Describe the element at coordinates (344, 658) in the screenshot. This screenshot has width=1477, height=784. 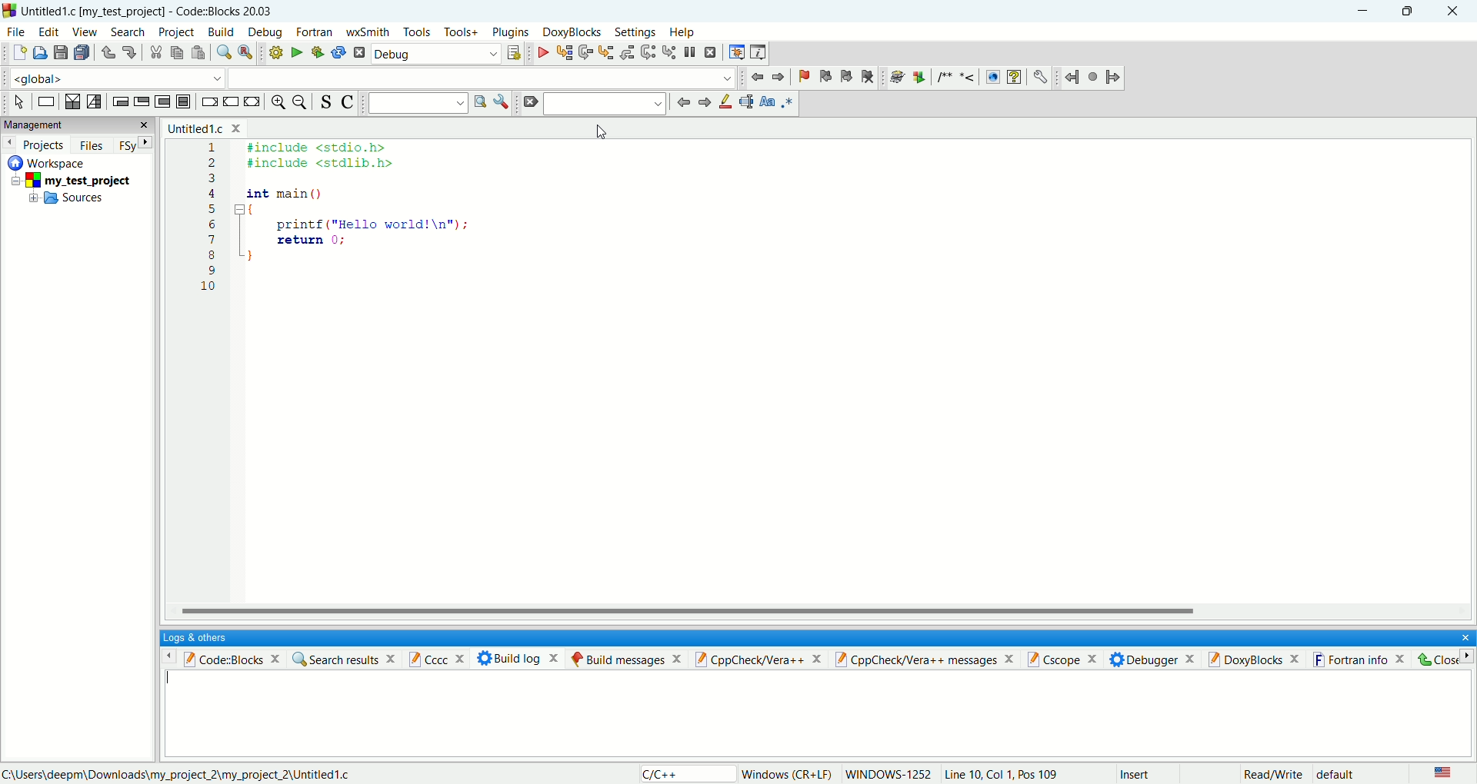
I see `search results` at that location.